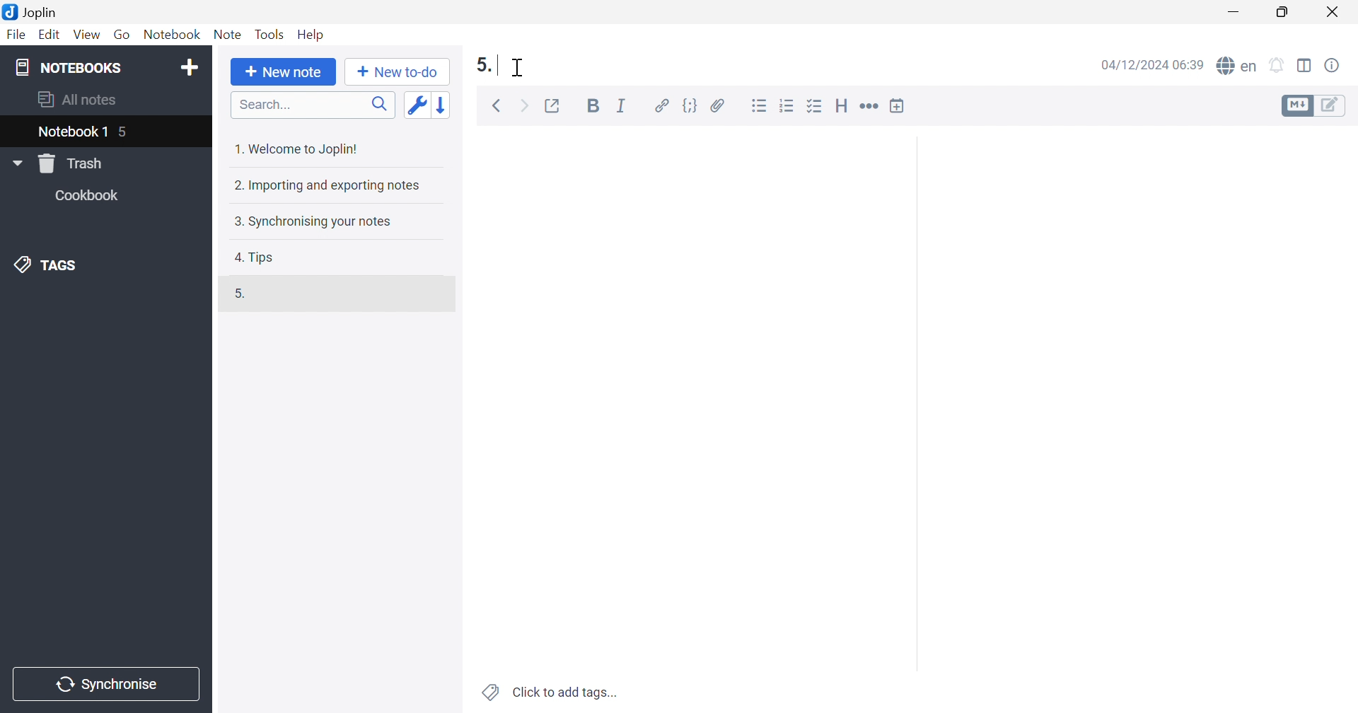 The height and width of the screenshot is (713, 1358). Describe the element at coordinates (312, 221) in the screenshot. I see `3. Synchronising your notes` at that location.